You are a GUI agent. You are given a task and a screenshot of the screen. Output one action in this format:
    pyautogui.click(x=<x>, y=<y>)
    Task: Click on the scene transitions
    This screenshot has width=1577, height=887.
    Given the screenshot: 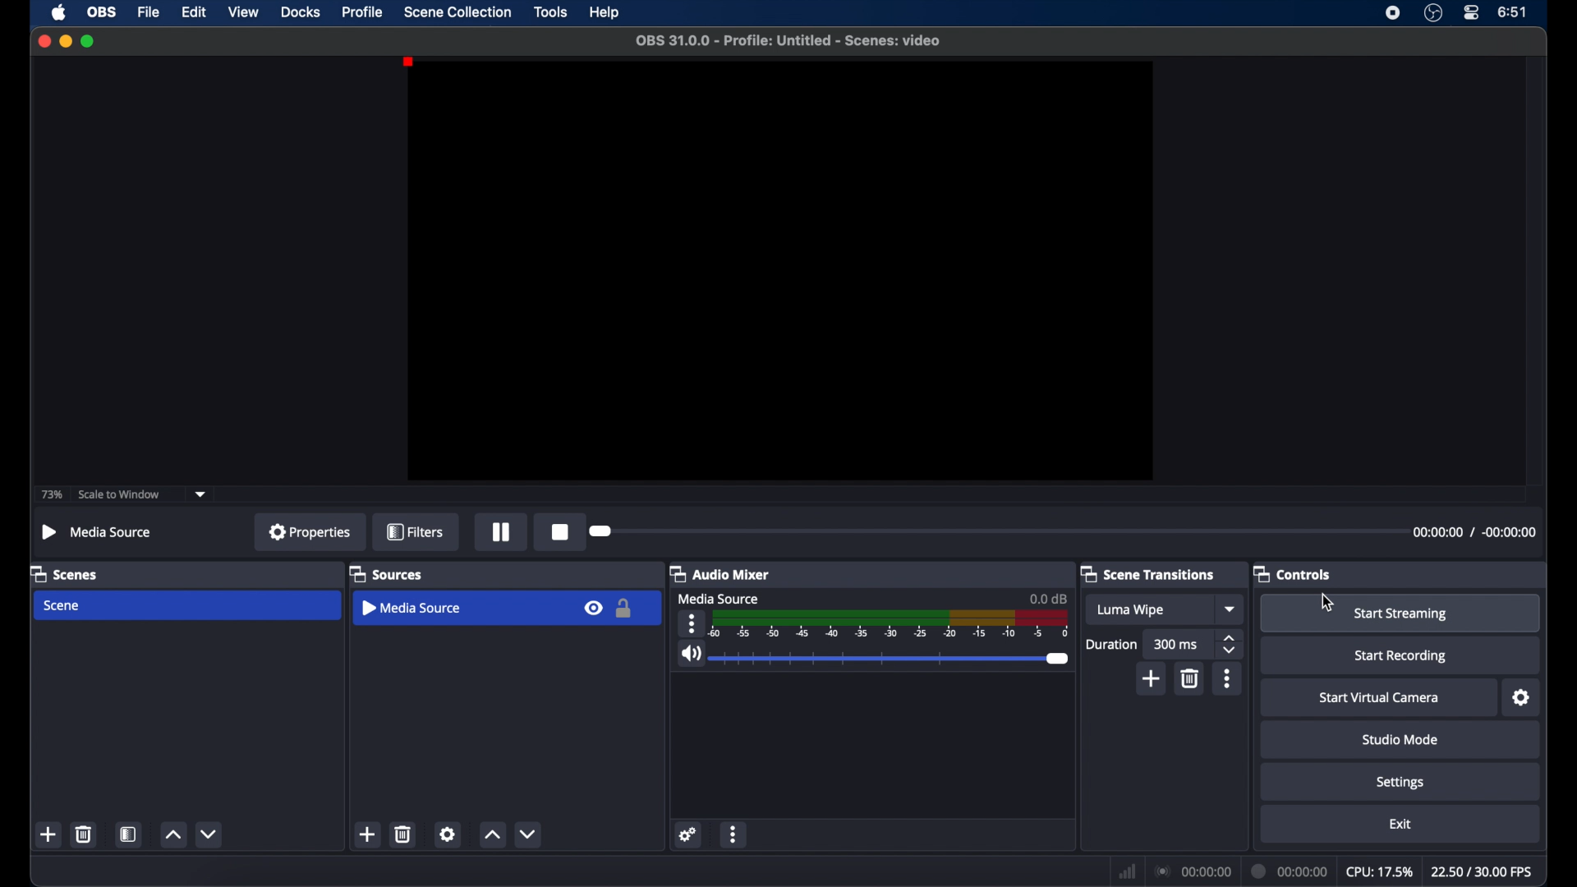 What is the action you would take?
    pyautogui.click(x=1148, y=573)
    